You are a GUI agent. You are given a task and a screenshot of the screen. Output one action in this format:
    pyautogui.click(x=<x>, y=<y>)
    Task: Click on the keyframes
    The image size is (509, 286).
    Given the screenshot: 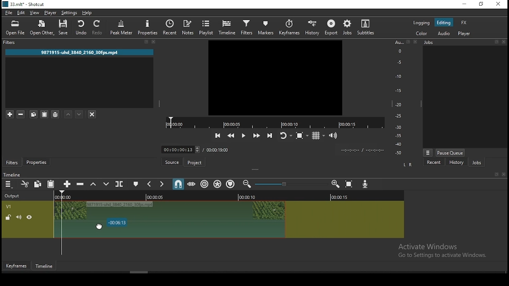 What is the action you would take?
    pyautogui.click(x=290, y=27)
    